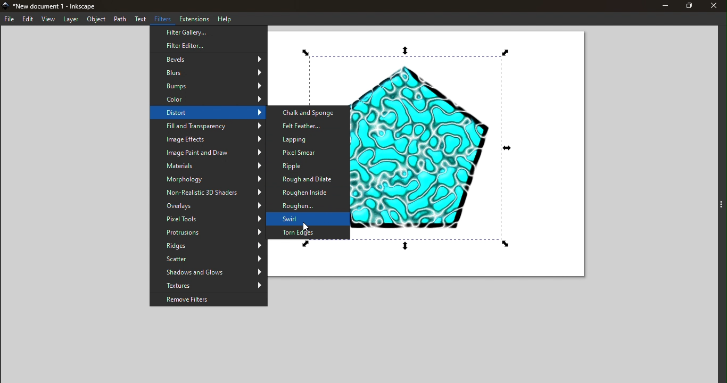 This screenshot has height=383, width=727. What do you see at coordinates (209, 140) in the screenshot?
I see `Image Effects` at bounding box center [209, 140].